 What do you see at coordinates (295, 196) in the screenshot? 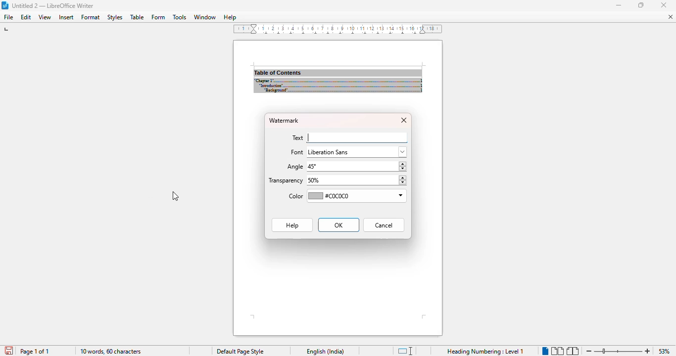
I see `color` at bounding box center [295, 196].